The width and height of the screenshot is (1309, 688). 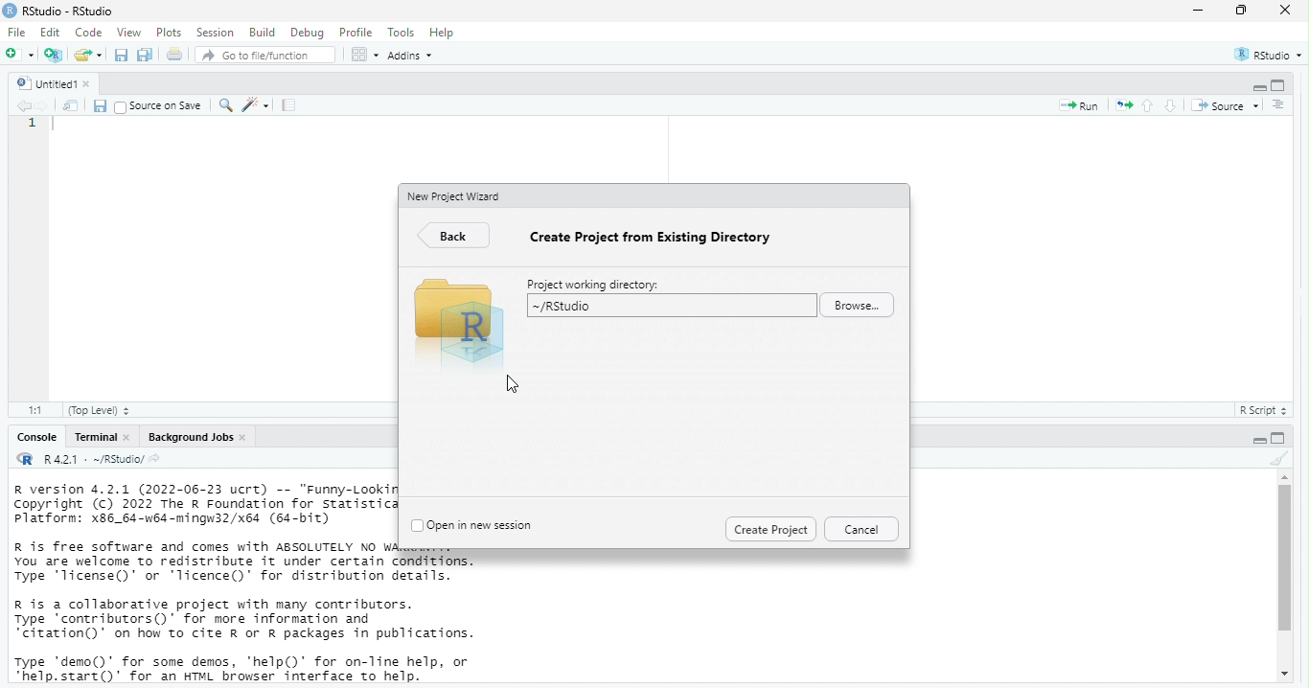 I want to click on untitled, so click(x=39, y=81).